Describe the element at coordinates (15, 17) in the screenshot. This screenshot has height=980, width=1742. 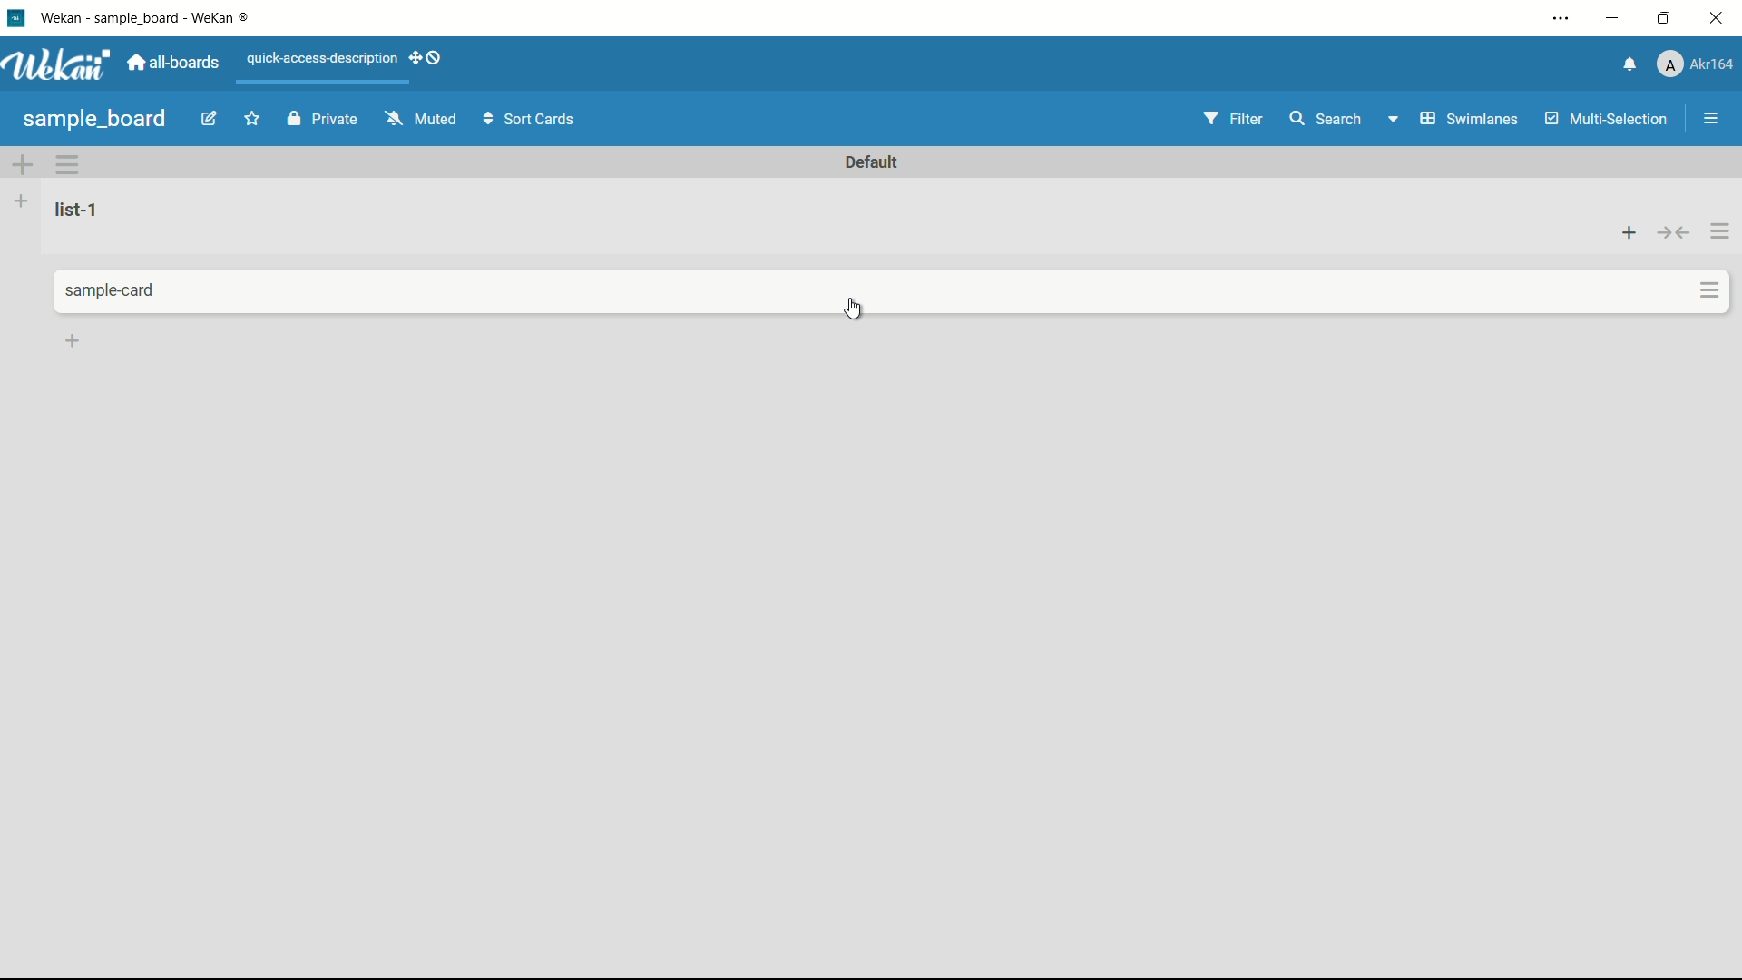
I see `app icon` at that location.